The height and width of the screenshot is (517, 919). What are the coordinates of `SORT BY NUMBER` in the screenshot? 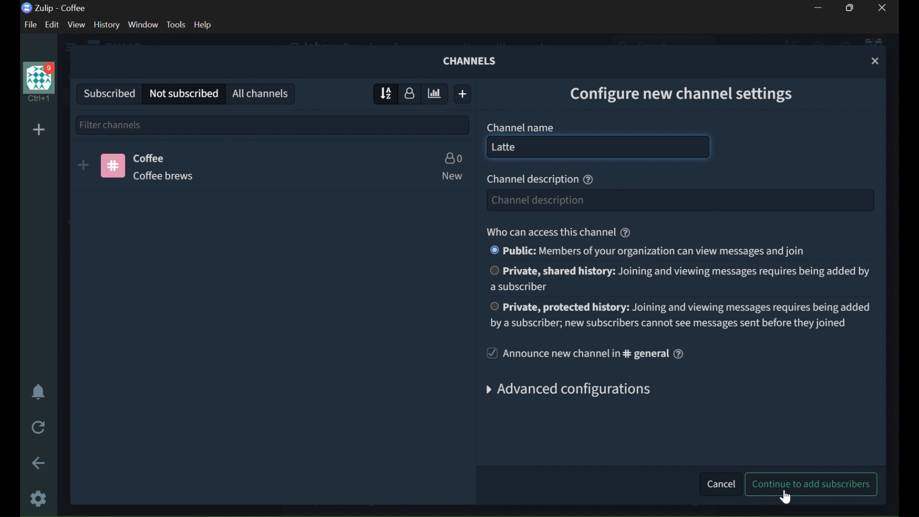 It's located at (410, 93).